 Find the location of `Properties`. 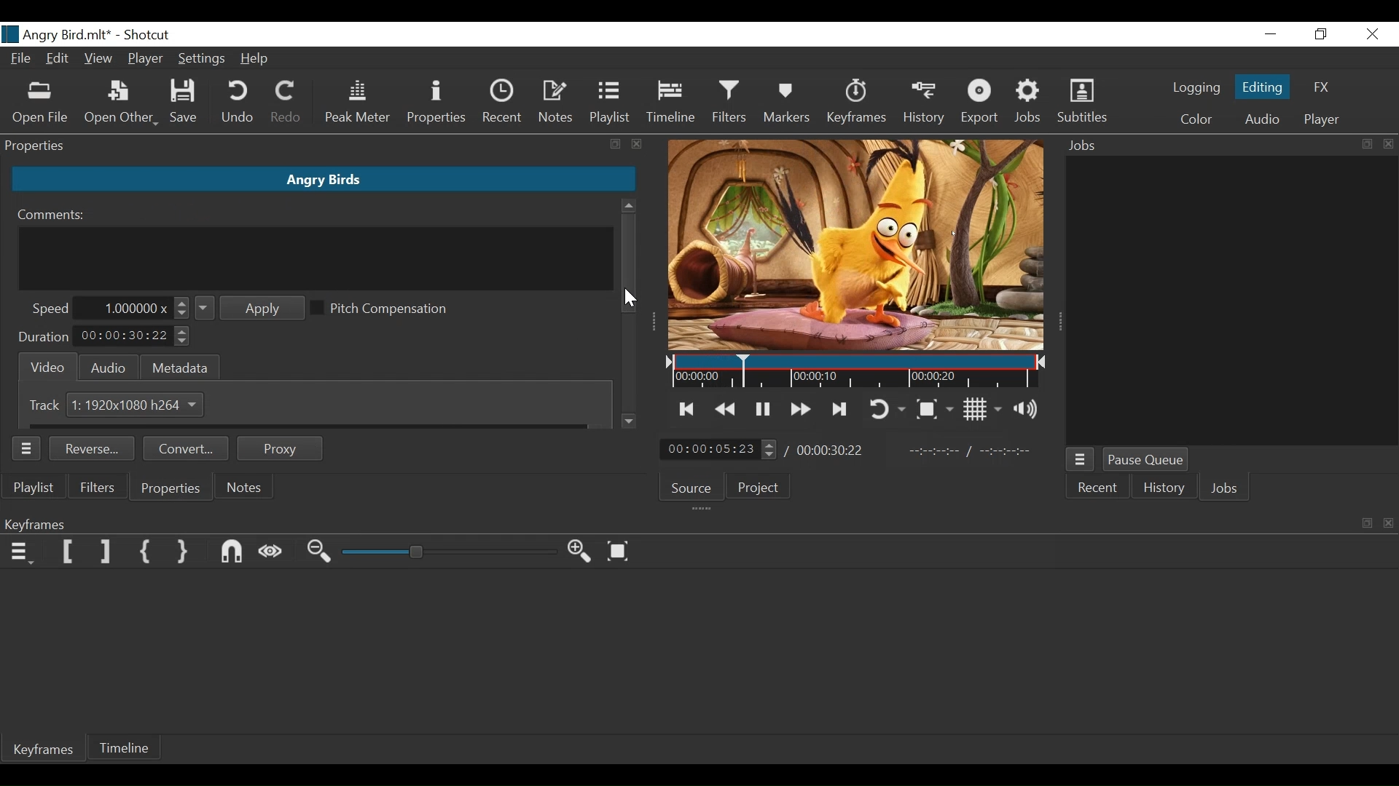

Properties is located at coordinates (435, 104).